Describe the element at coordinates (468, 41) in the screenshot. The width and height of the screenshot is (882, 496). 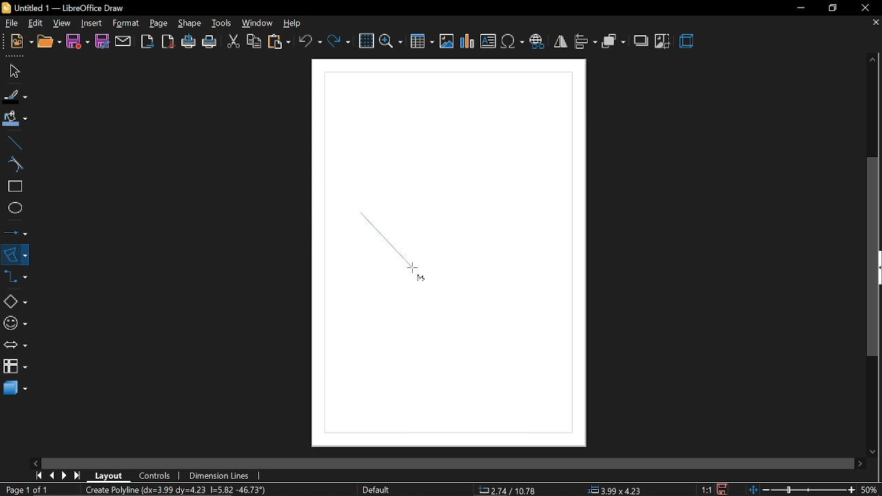
I see `insert chart` at that location.